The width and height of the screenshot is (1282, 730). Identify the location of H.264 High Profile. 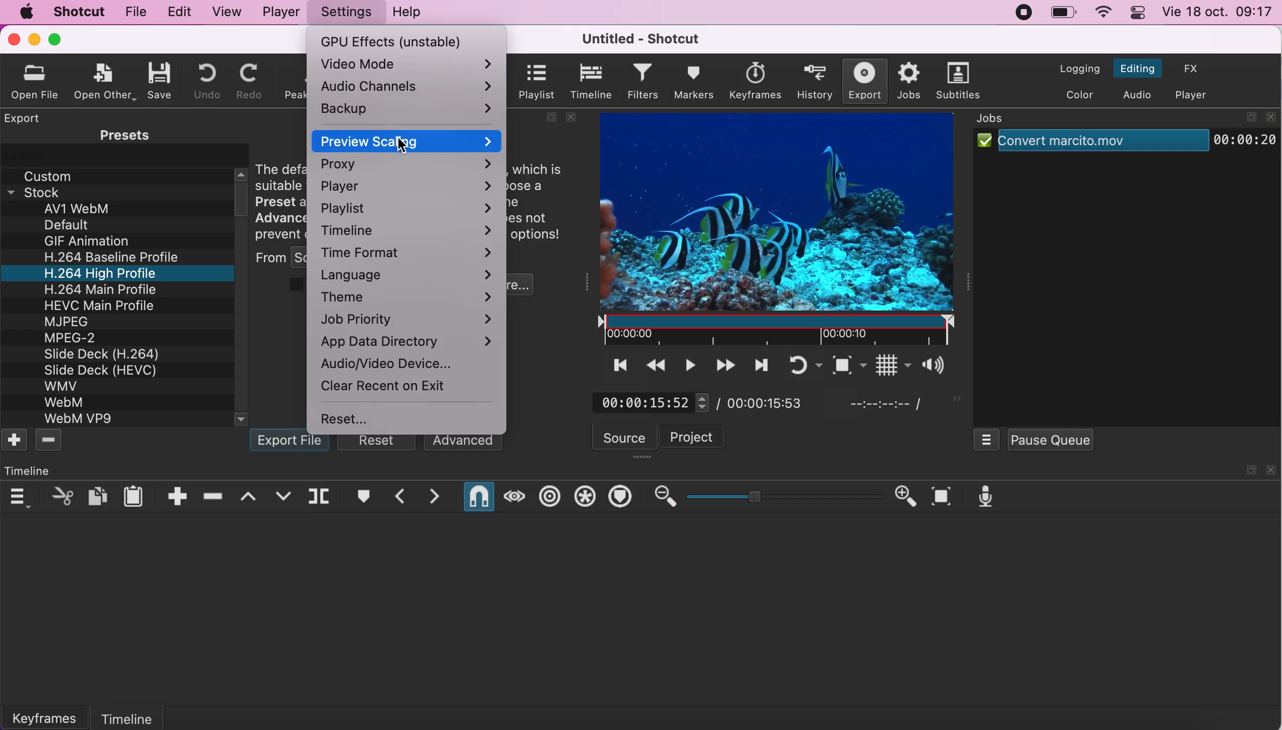
(112, 273).